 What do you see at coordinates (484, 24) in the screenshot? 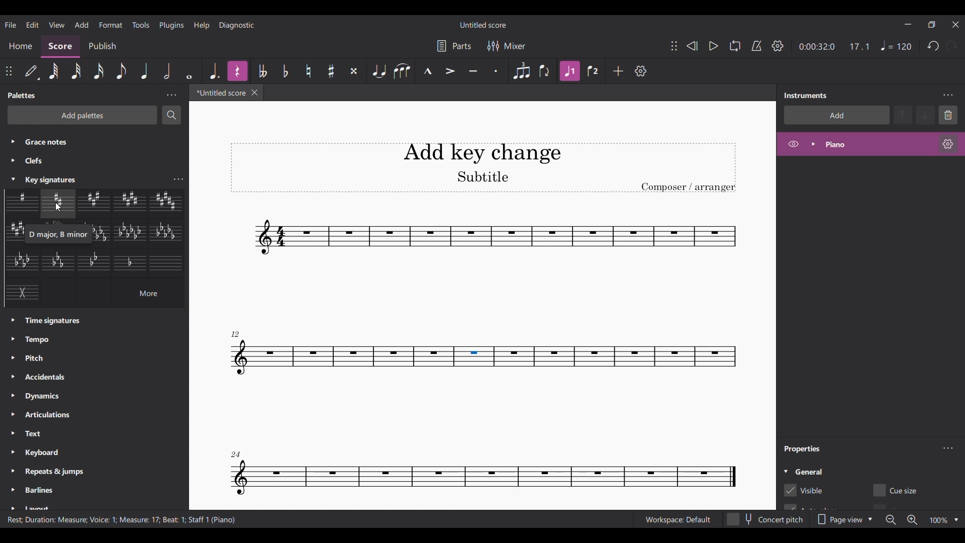
I see `Score name` at bounding box center [484, 24].